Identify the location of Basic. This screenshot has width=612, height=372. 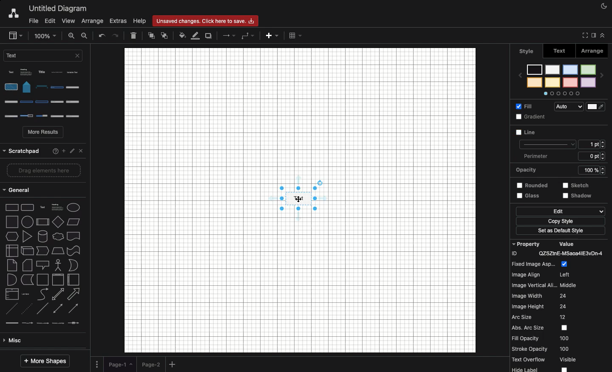
(43, 294).